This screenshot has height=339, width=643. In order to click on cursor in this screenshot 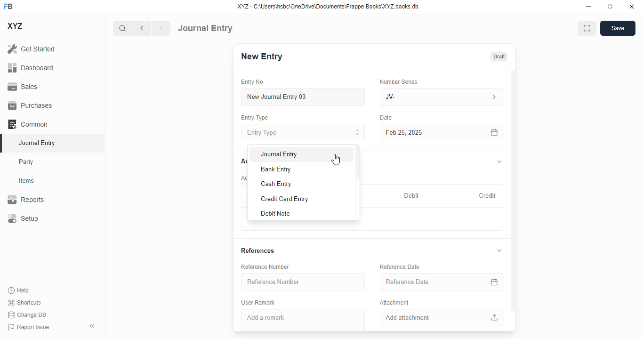, I will do `click(335, 159)`.